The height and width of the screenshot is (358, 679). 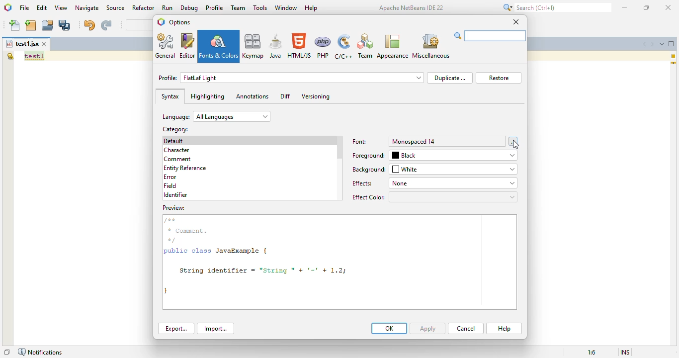 I want to click on close, so click(x=516, y=22).